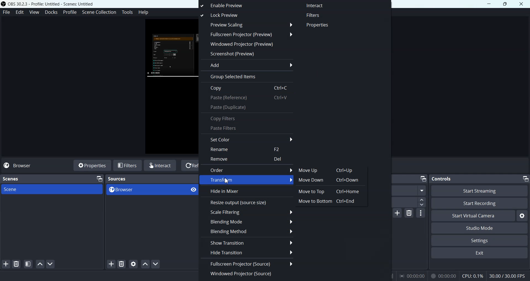  Describe the element at coordinates (246, 54) in the screenshot. I see `Screenshot (Preview)` at that location.